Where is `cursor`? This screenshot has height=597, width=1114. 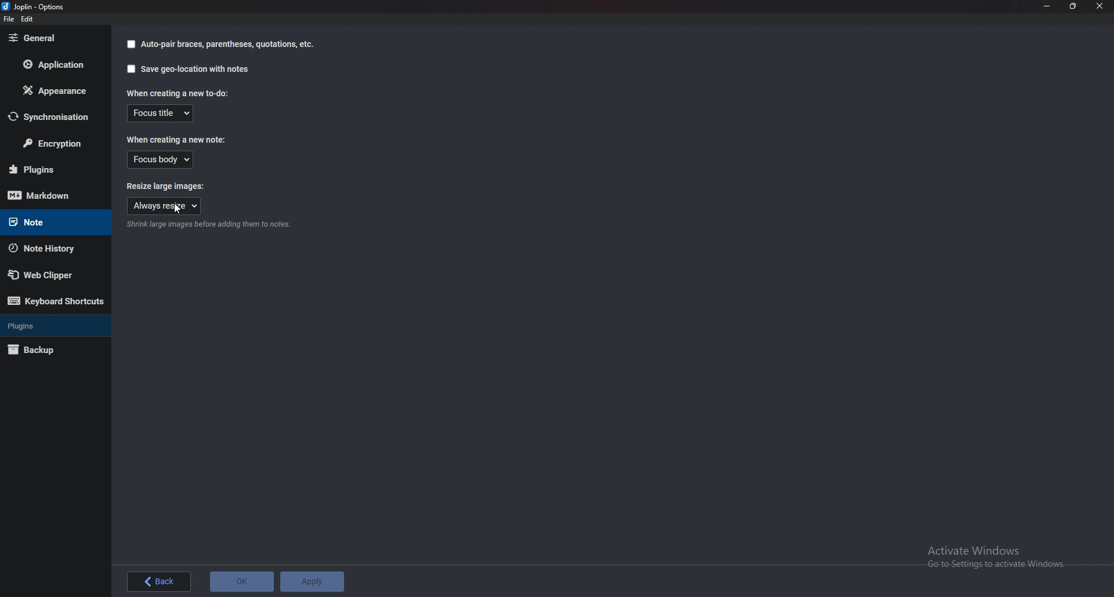
cursor is located at coordinates (179, 209).